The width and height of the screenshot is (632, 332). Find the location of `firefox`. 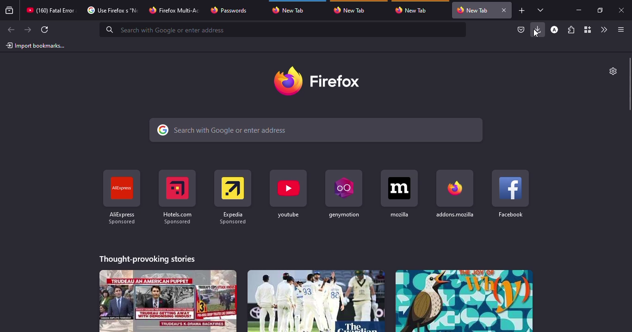

firefox is located at coordinates (320, 81).